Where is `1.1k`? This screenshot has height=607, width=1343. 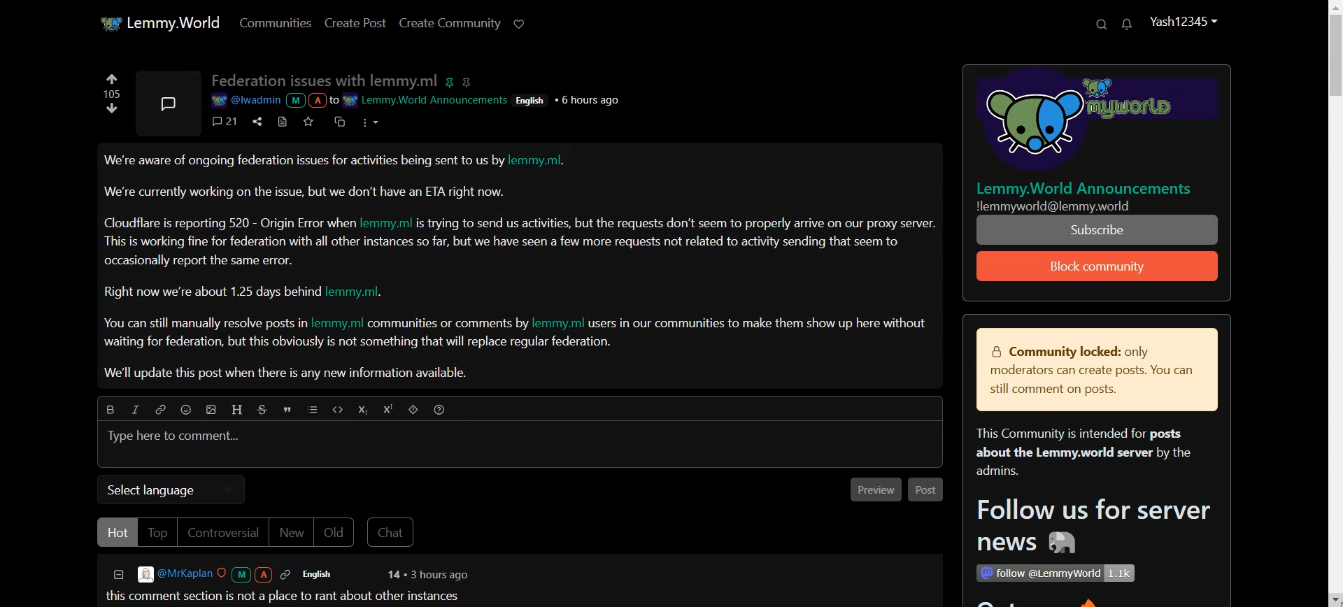
1.1k is located at coordinates (1123, 572).